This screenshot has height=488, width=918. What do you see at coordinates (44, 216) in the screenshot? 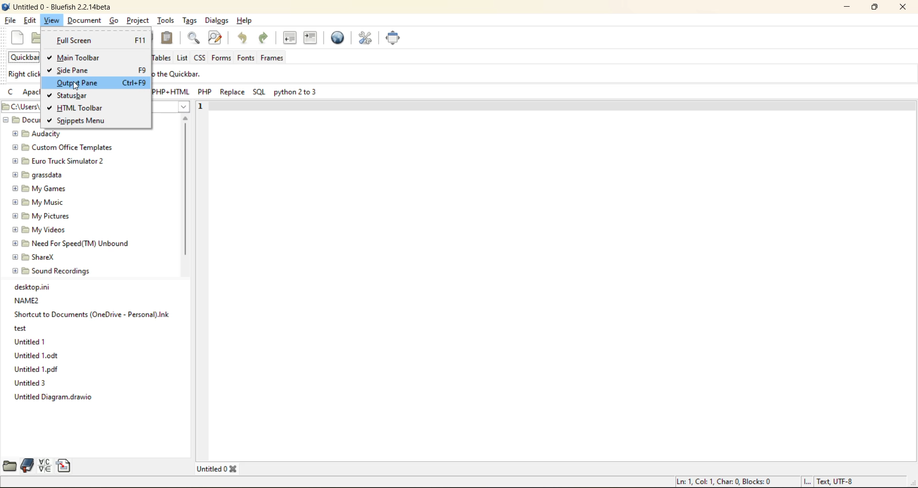
I see `My Pictures` at bounding box center [44, 216].